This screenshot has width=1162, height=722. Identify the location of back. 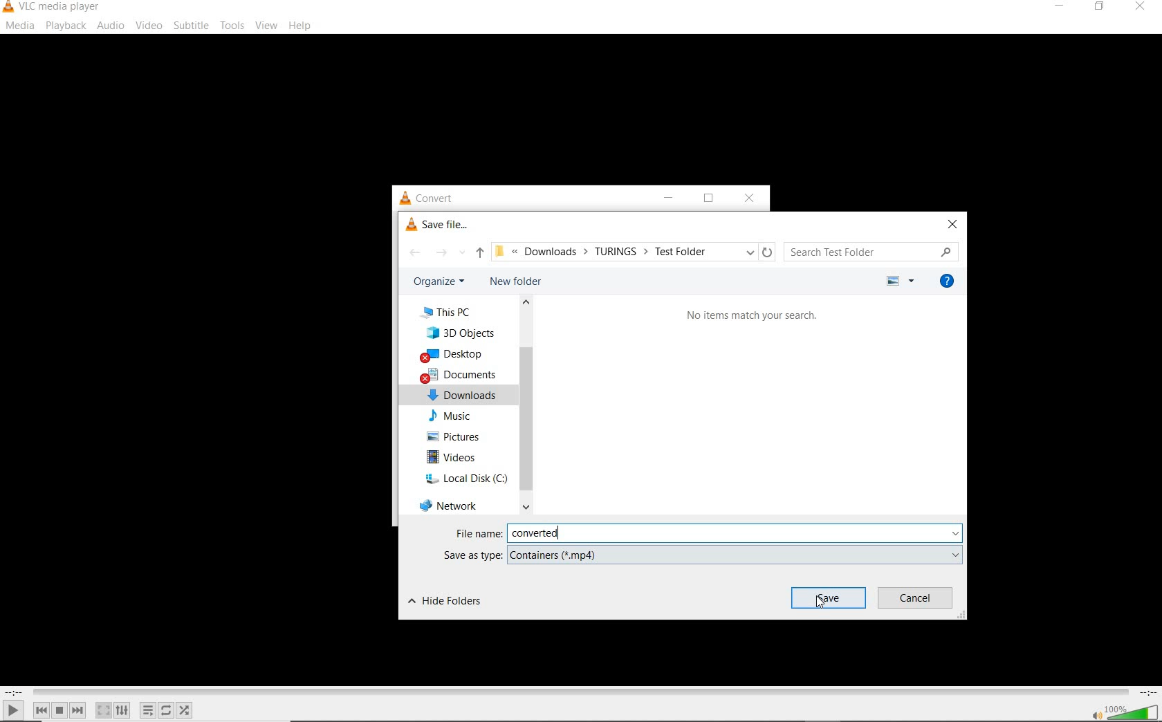
(414, 252).